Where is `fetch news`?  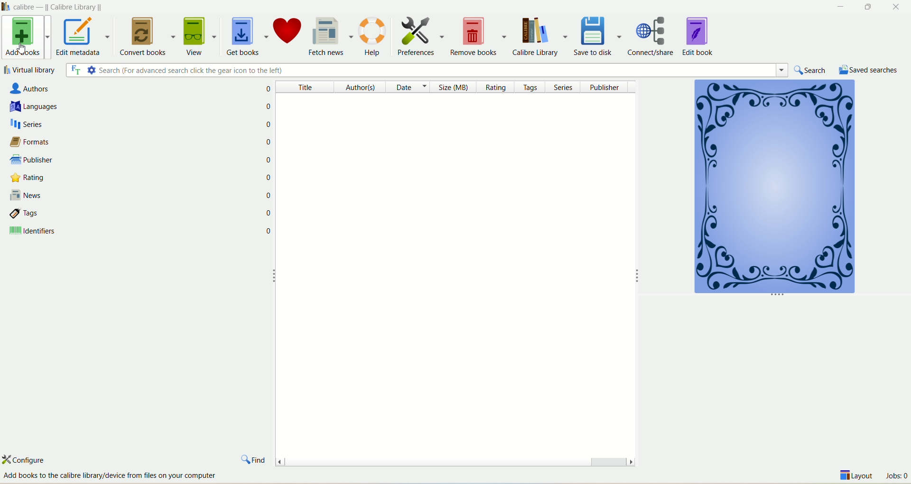 fetch news is located at coordinates (331, 35).